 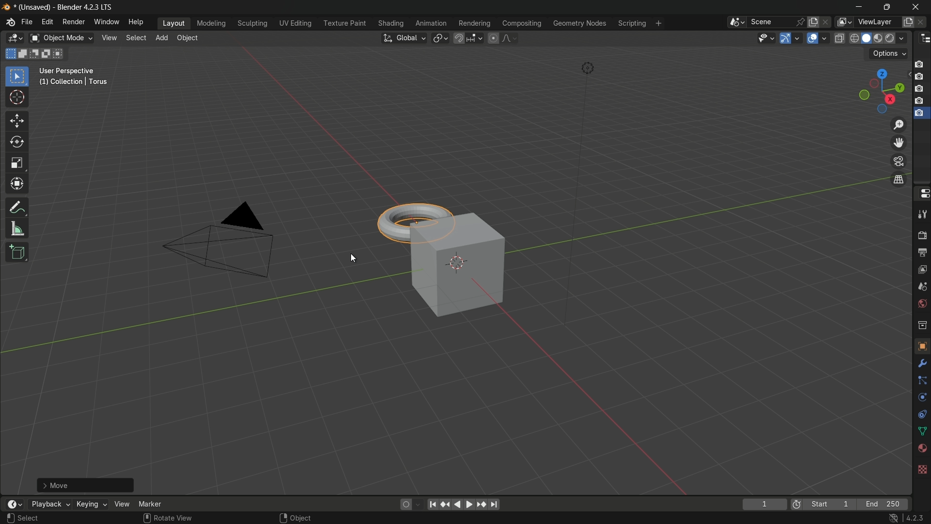 What do you see at coordinates (36, 54) in the screenshot?
I see `subtract existing selection` at bounding box center [36, 54].